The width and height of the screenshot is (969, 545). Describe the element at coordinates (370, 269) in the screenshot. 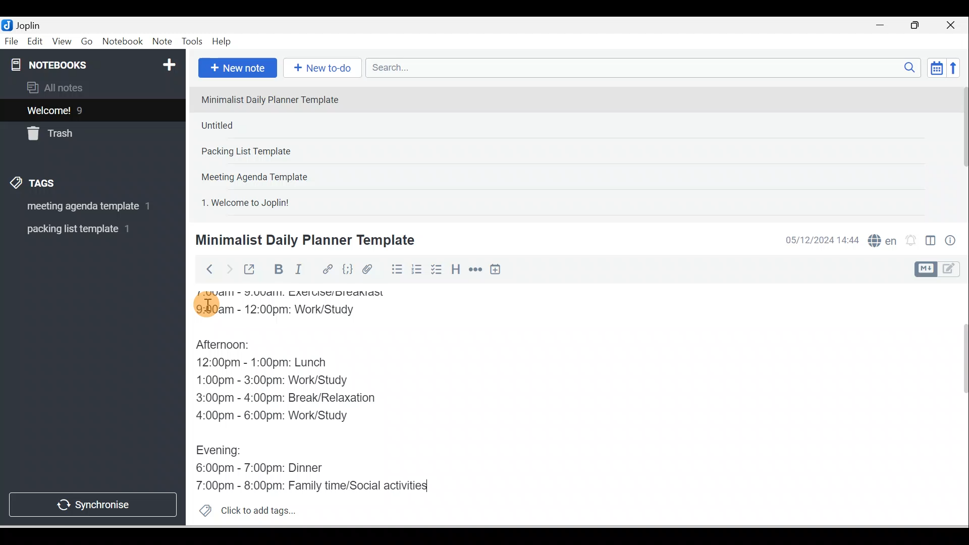

I see `Attach file` at that location.